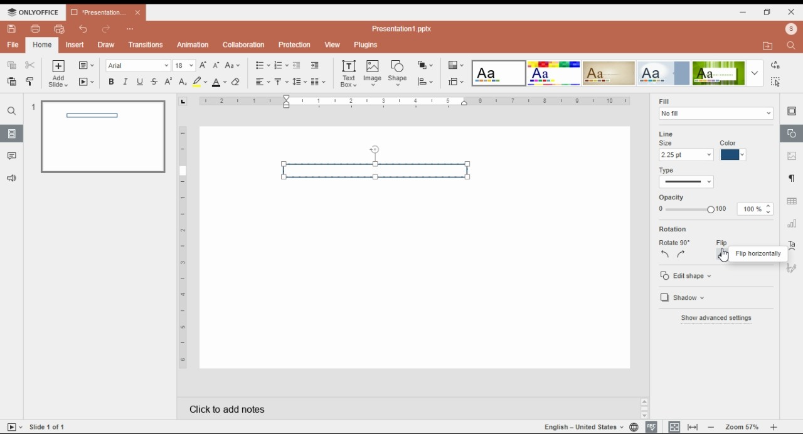  I want to click on rotate 90 counterclockwise, so click(666, 253).